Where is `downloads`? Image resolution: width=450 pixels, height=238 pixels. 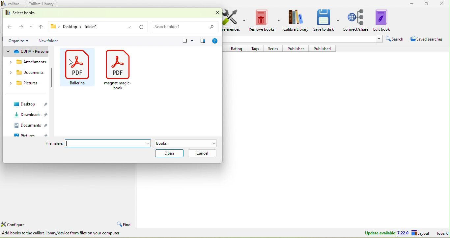
downloads is located at coordinates (28, 115).